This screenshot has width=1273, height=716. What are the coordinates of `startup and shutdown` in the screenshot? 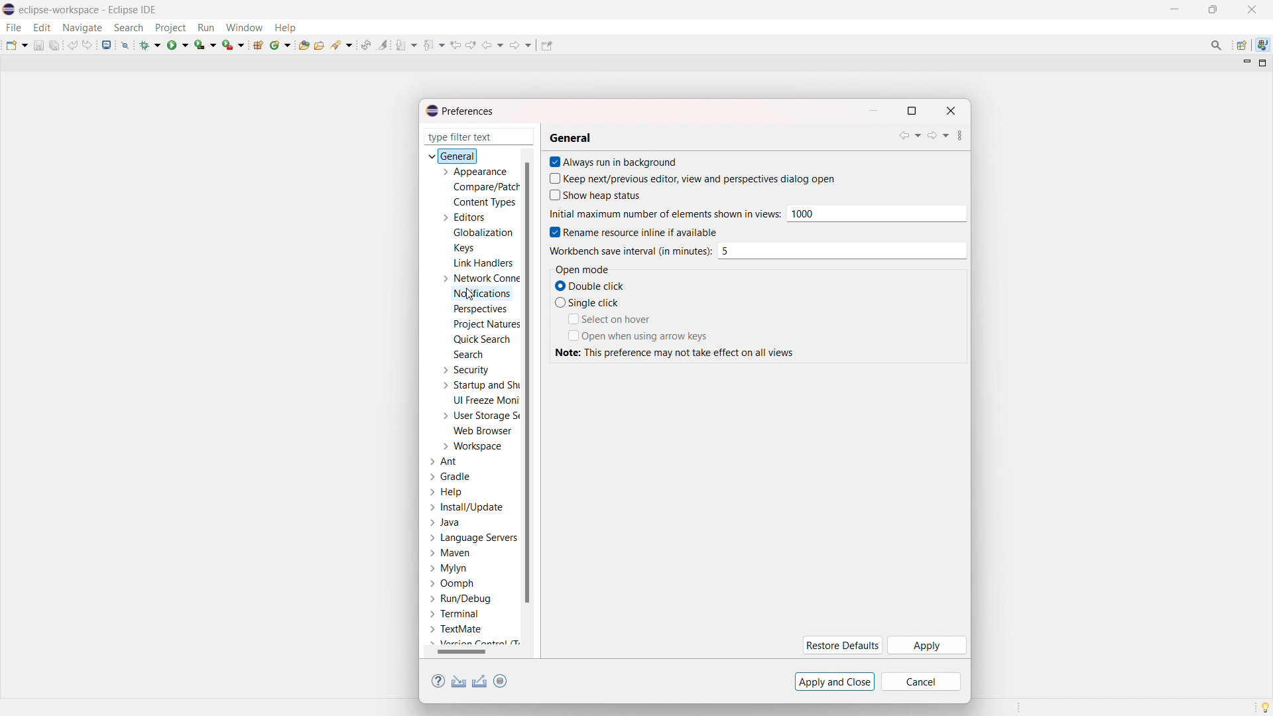 It's located at (479, 385).